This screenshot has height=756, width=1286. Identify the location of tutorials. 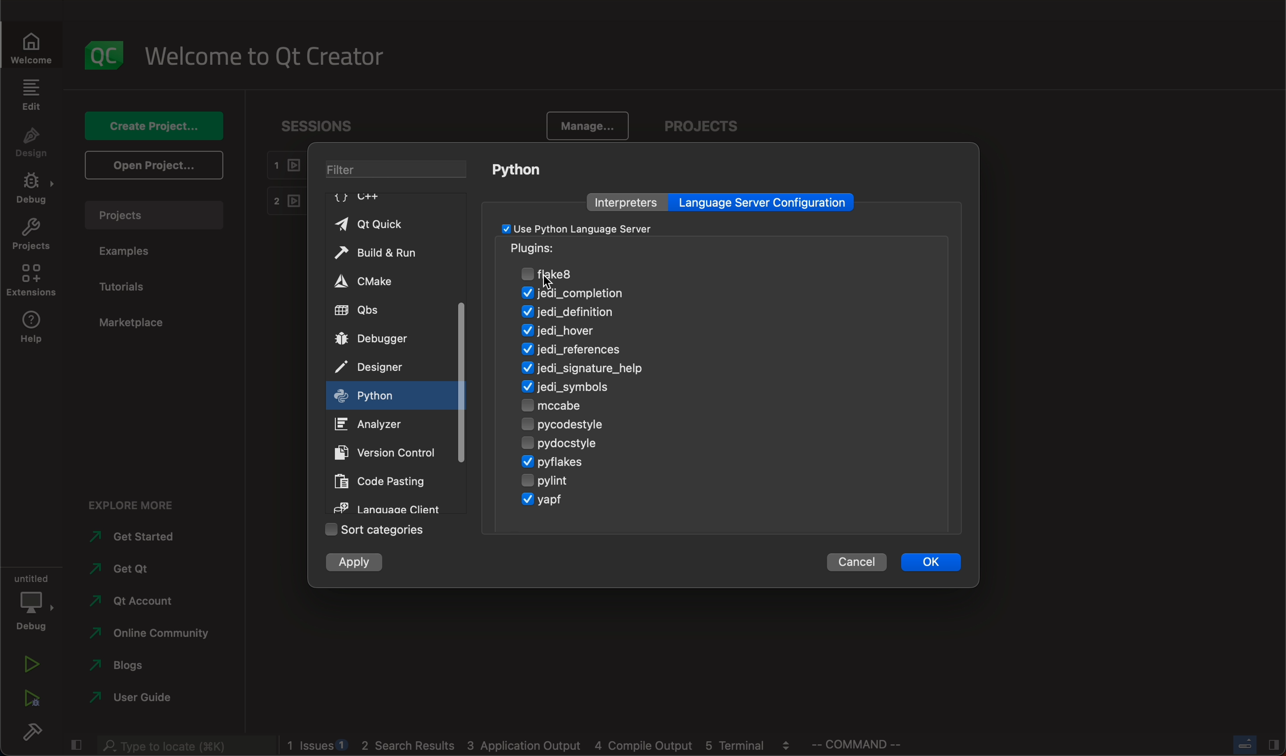
(126, 288).